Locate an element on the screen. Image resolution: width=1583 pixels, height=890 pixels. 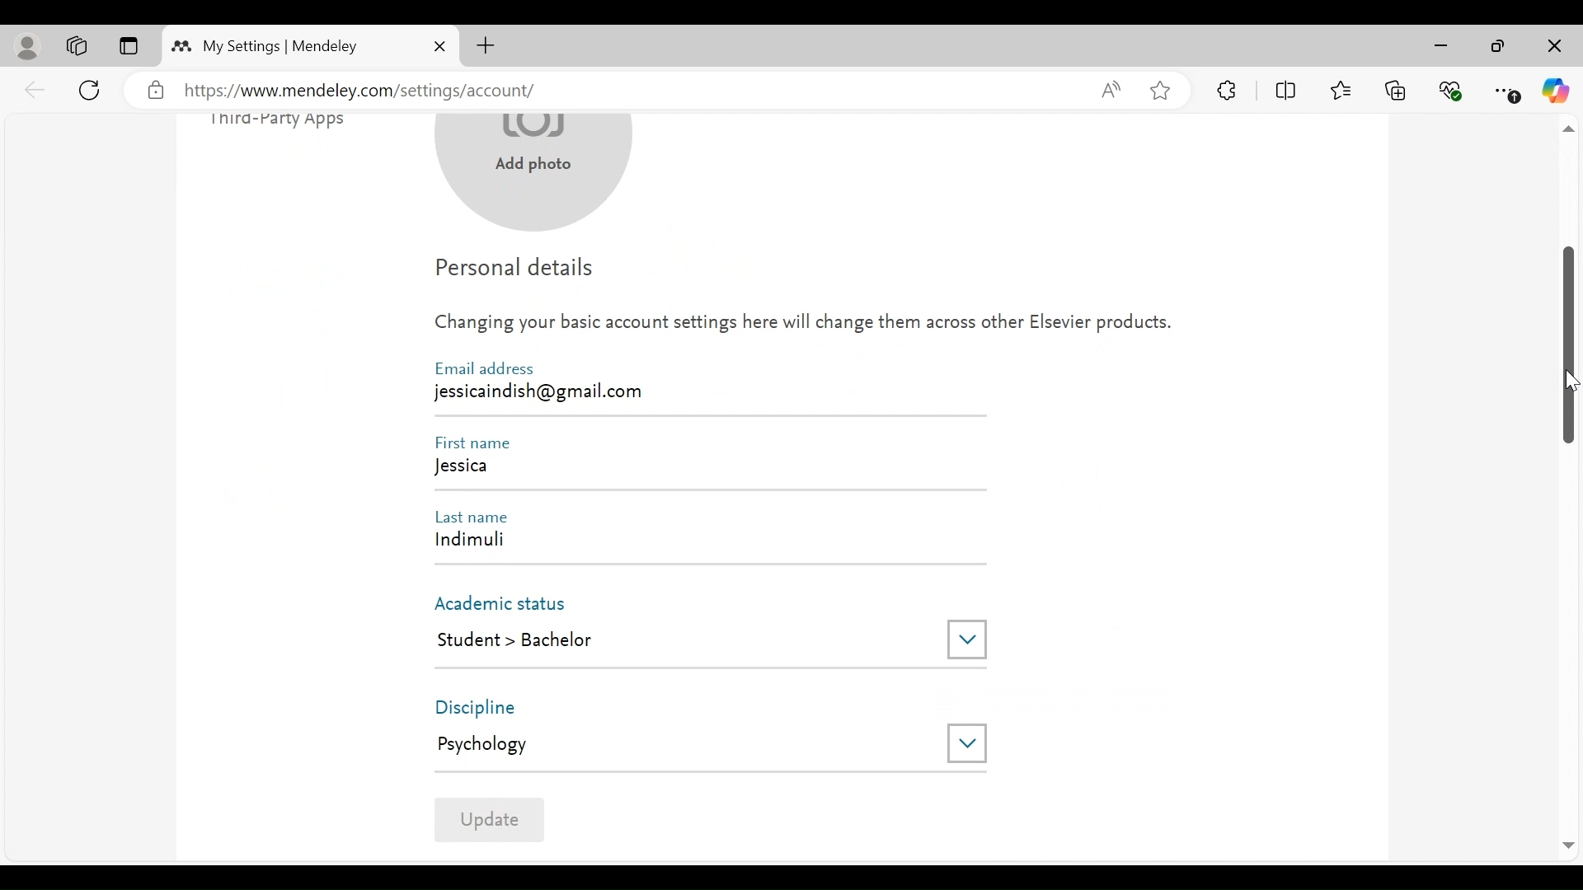
Maximize is located at coordinates (1498, 48).